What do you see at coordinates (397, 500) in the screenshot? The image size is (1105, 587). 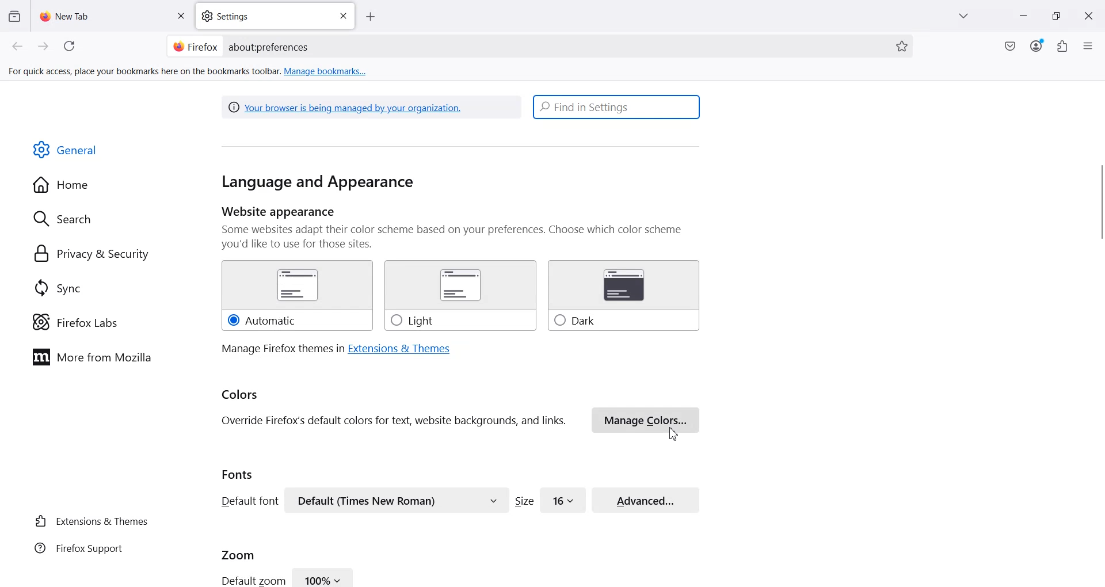 I see `Default (Times New Roman)` at bounding box center [397, 500].